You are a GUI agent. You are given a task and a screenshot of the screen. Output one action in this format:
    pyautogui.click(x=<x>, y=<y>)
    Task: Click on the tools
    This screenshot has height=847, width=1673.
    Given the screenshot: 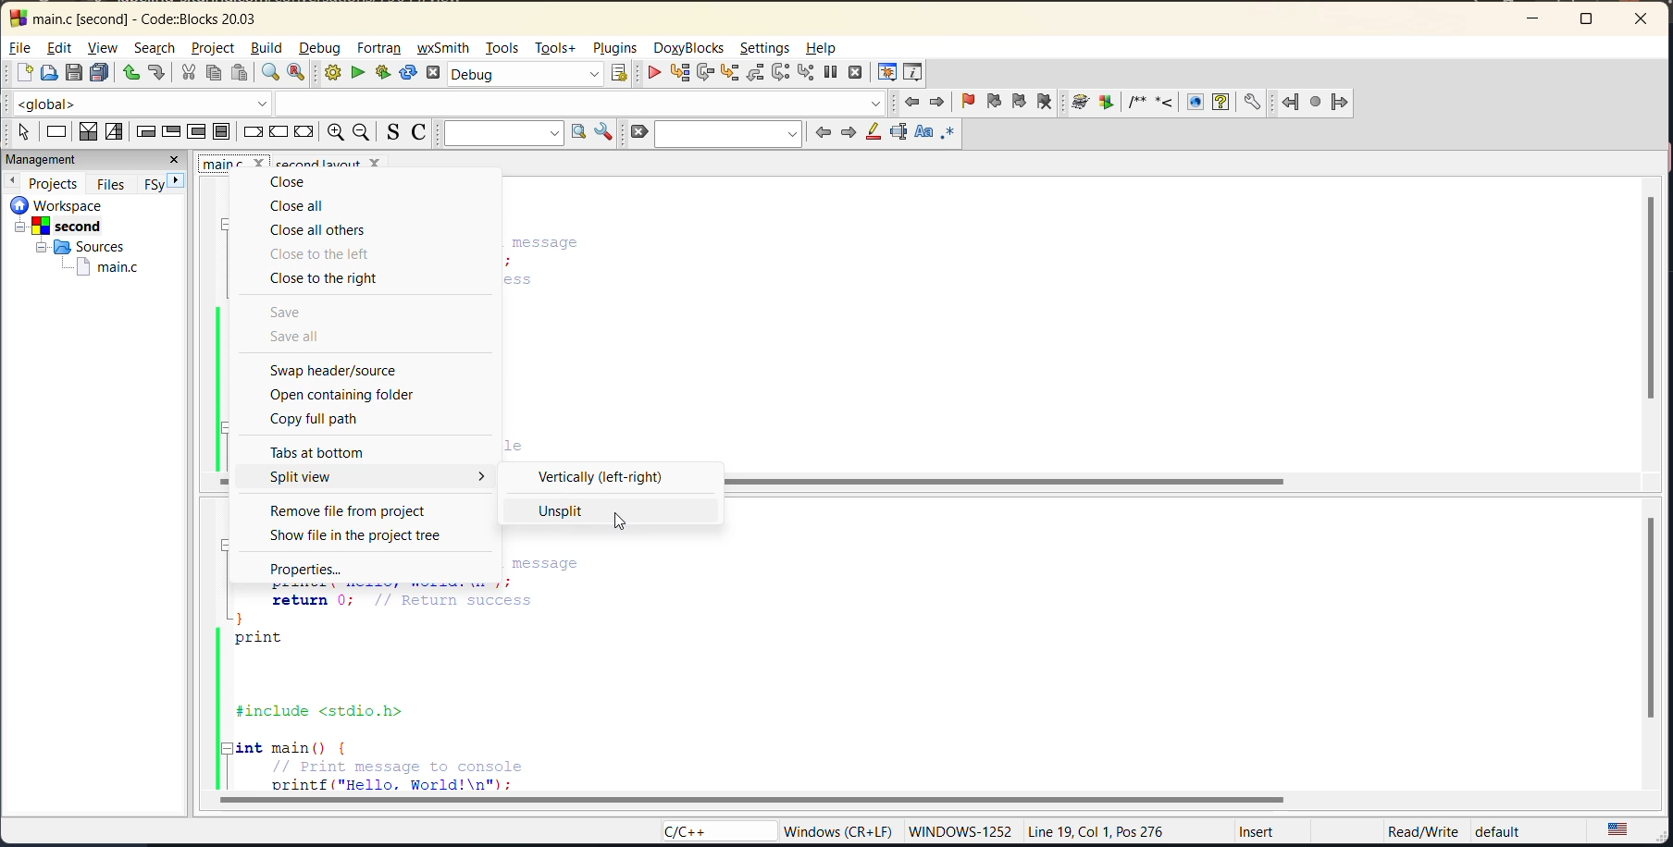 What is the action you would take?
    pyautogui.click(x=505, y=46)
    